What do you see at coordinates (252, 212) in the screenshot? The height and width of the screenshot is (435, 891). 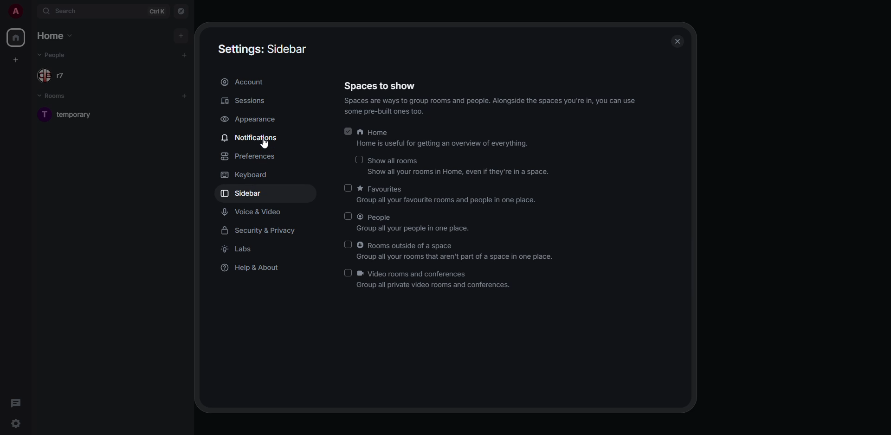 I see `voice & video` at bounding box center [252, 212].